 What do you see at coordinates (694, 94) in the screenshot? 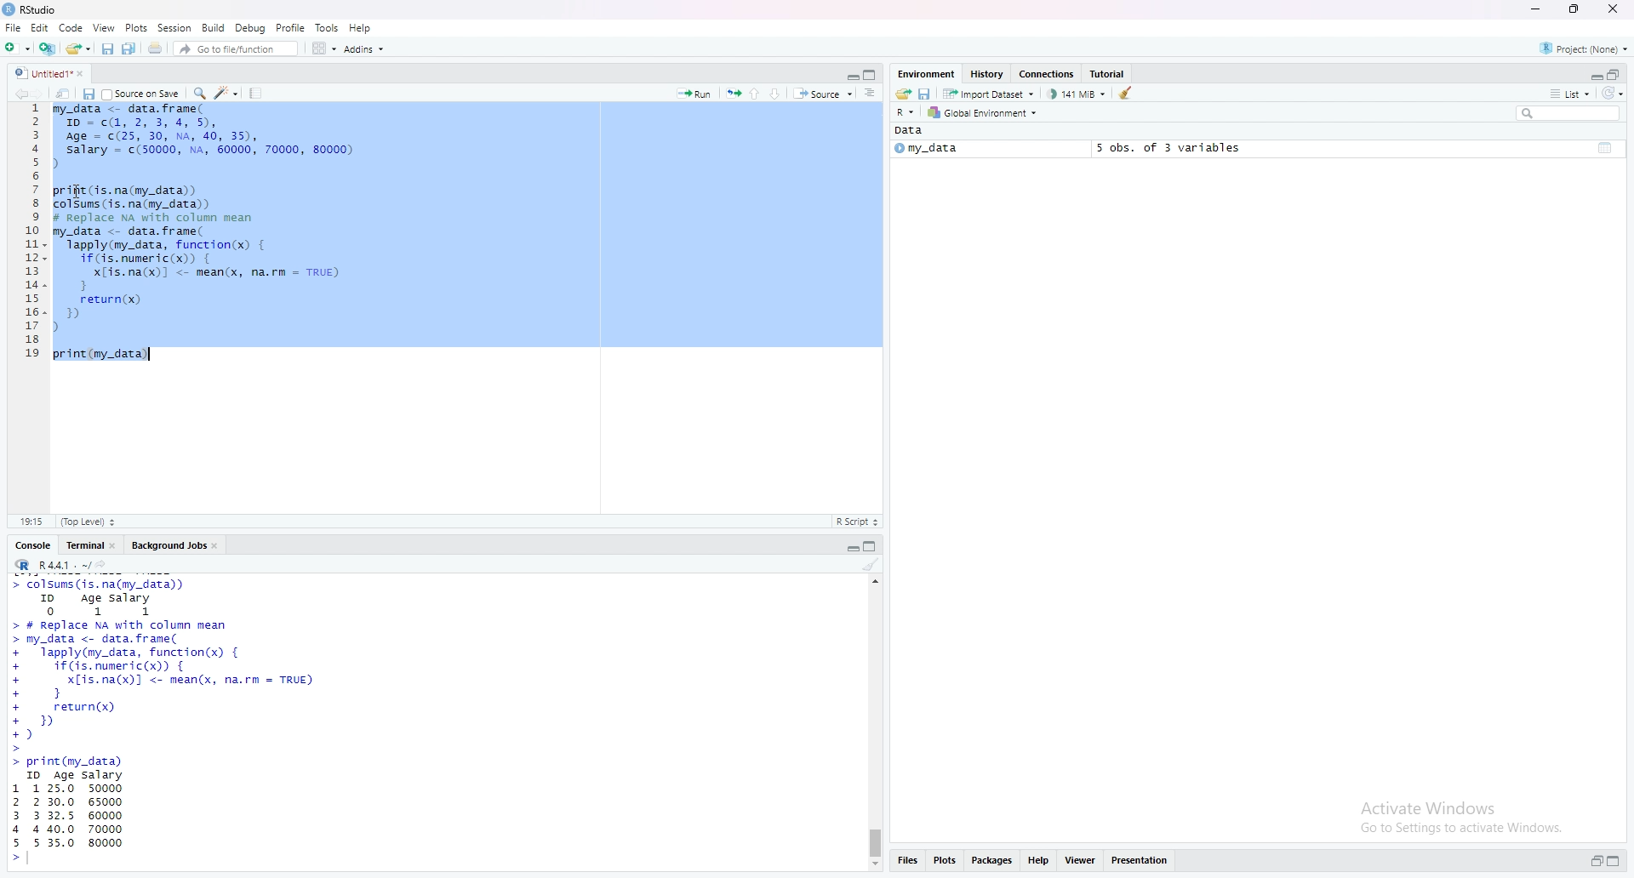
I see `run` at bounding box center [694, 94].